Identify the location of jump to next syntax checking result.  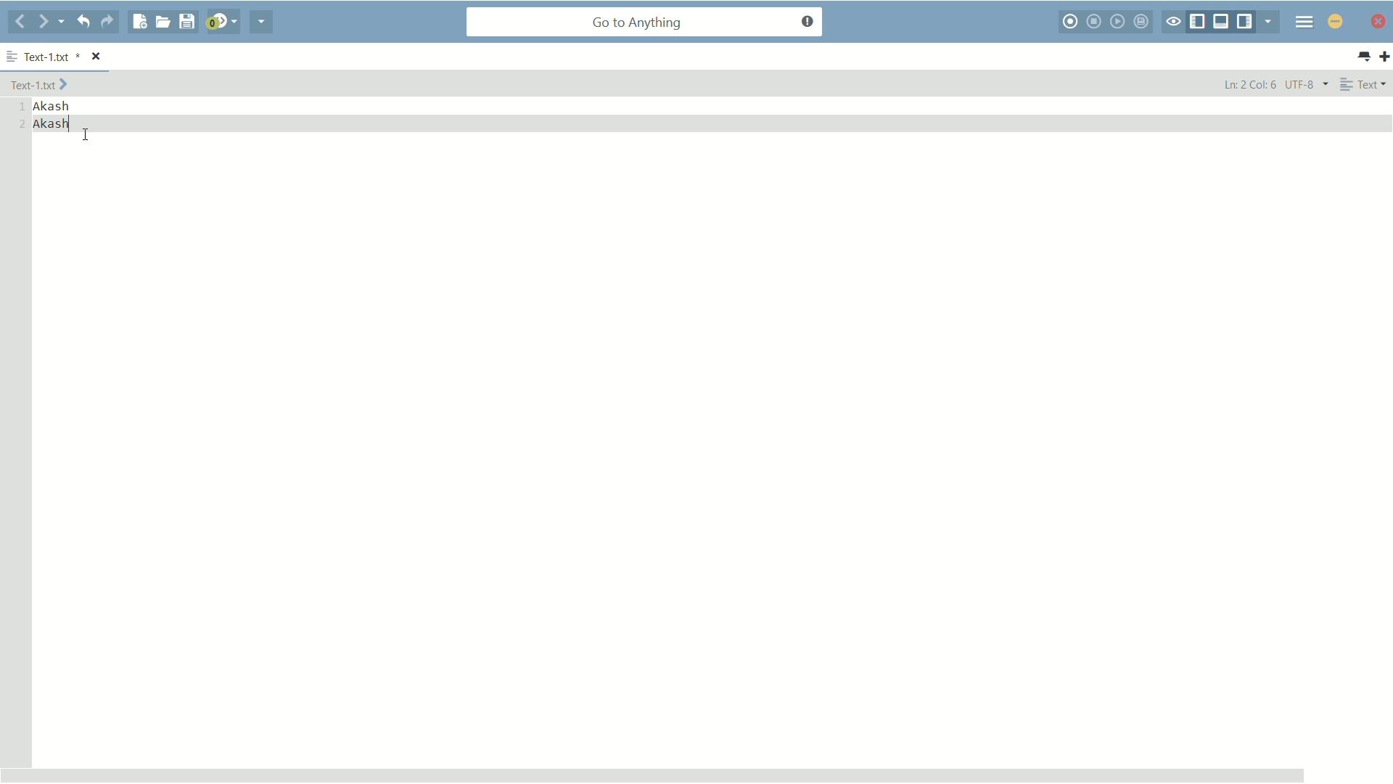
(223, 23).